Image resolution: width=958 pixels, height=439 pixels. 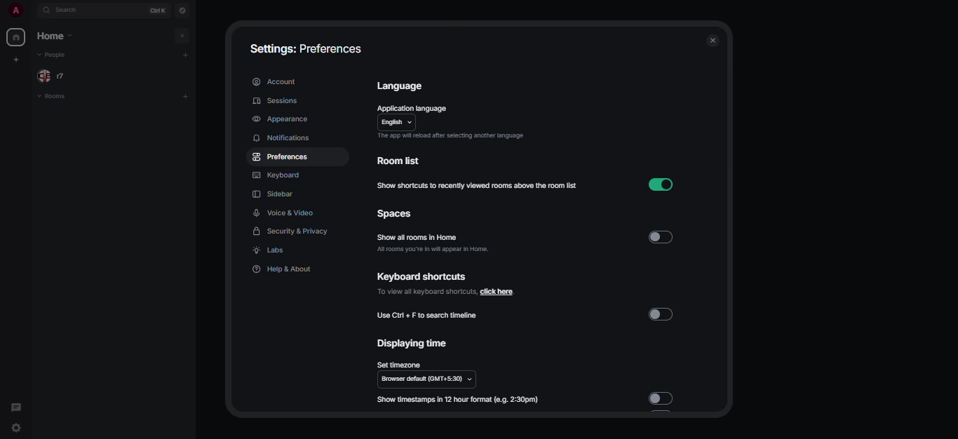 I want to click on expand, so click(x=32, y=11).